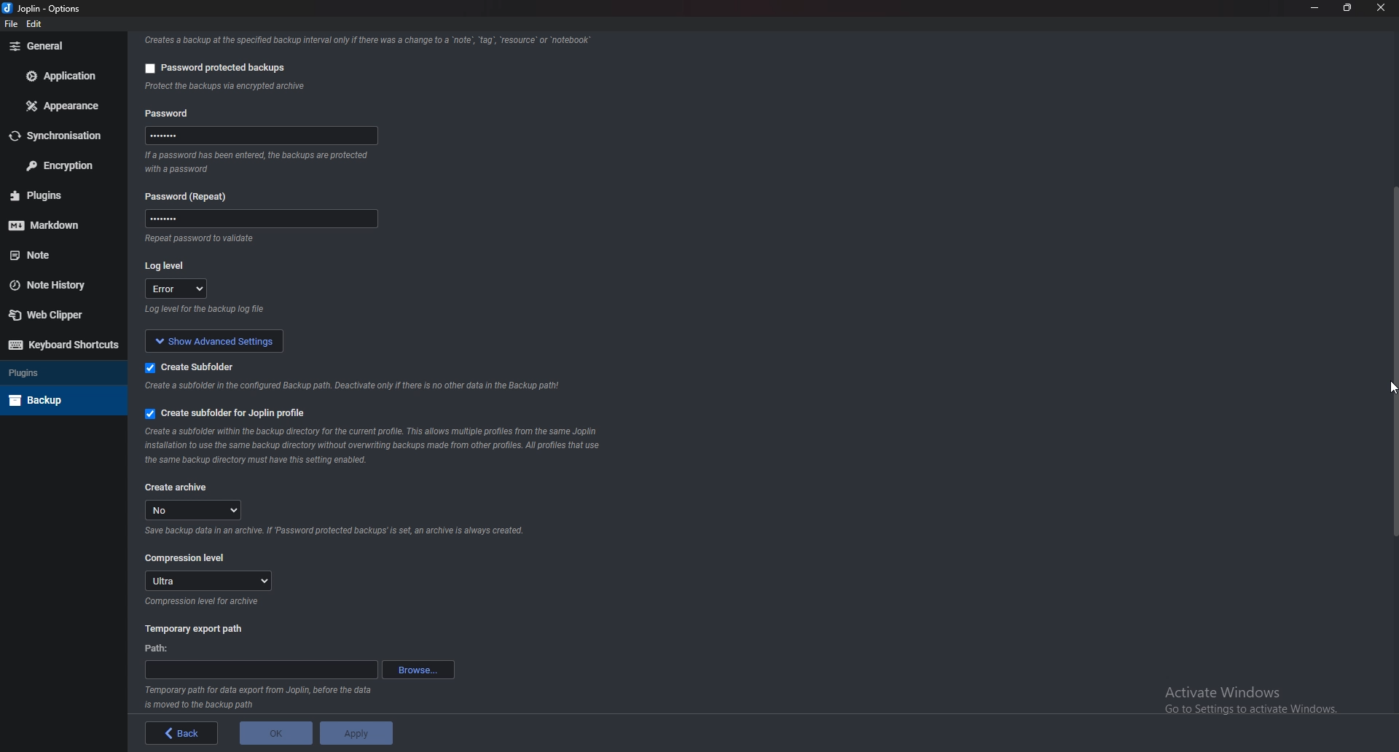 The height and width of the screenshot is (752, 1399). What do you see at coordinates (333, 533) in the screenshot?
I see `Info` at bounding box center [333, 533].